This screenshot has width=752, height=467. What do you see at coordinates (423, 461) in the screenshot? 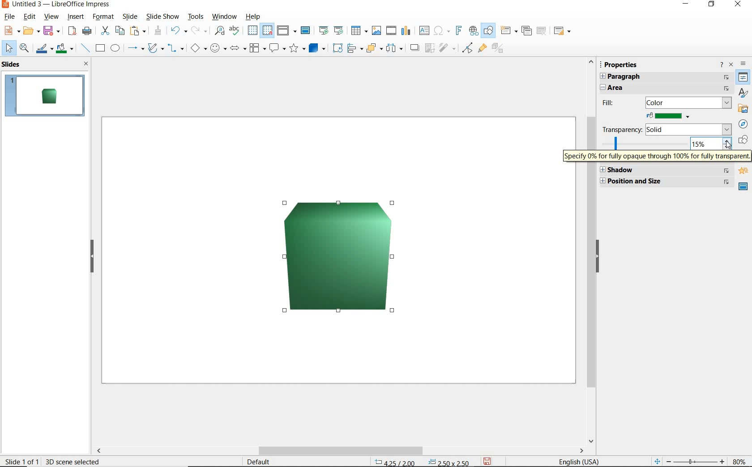
I see `POSITION AND SIZE` at bounding box center [423, 461].